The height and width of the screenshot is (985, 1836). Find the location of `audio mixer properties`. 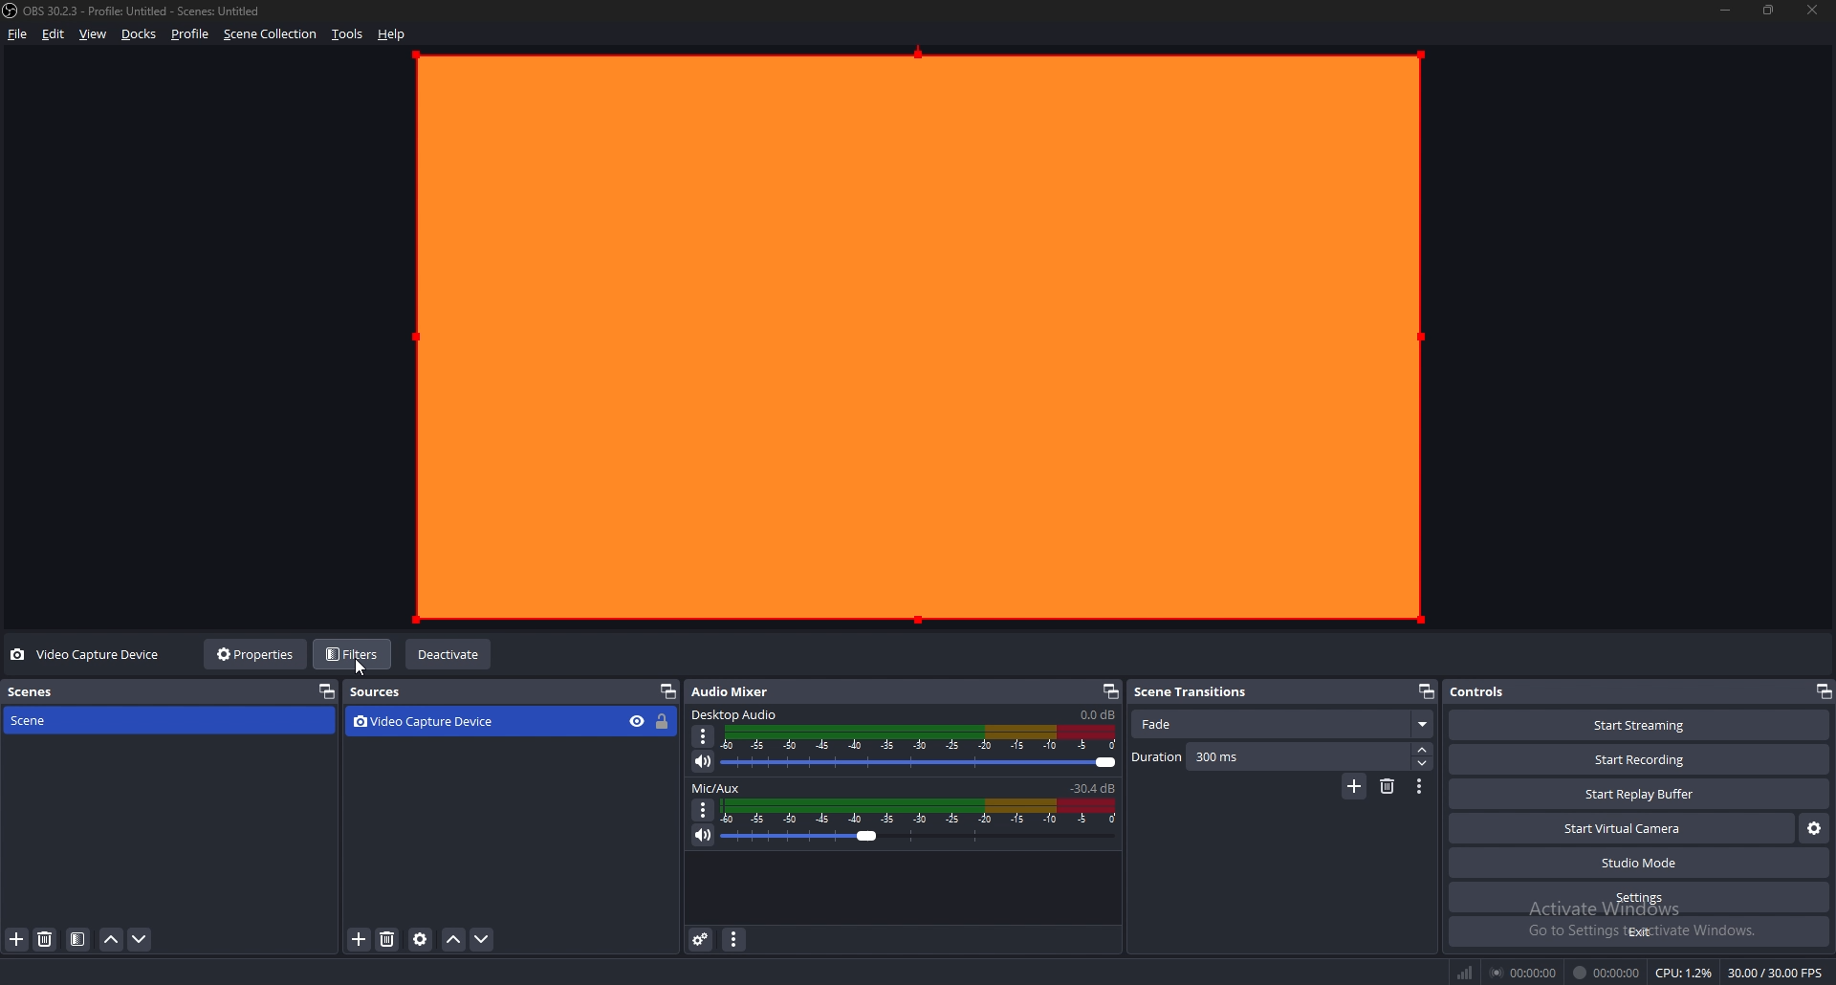

audio mixer properties is located at coordinates (732, 939).